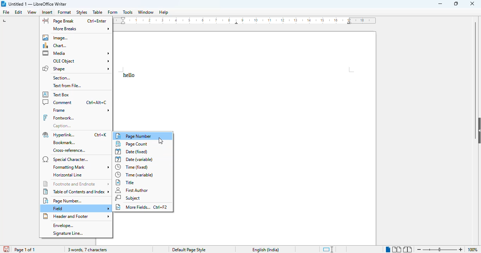  I want to click on zoom out, so click(419, 249).